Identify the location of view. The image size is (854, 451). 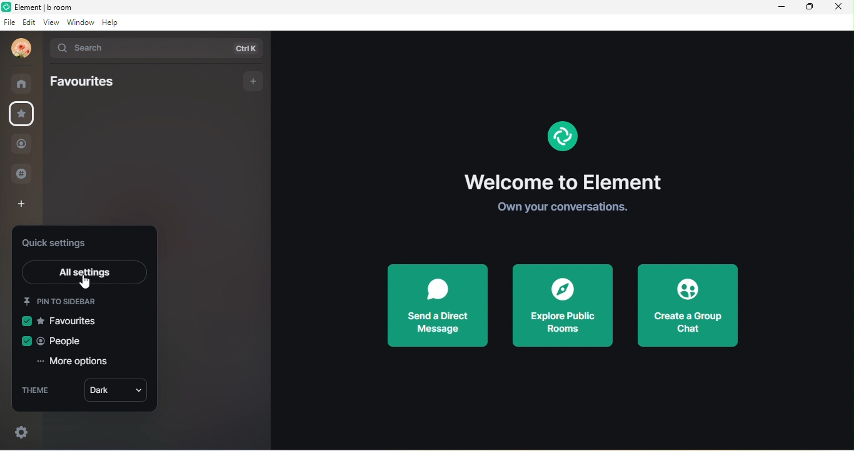
(53, 23).